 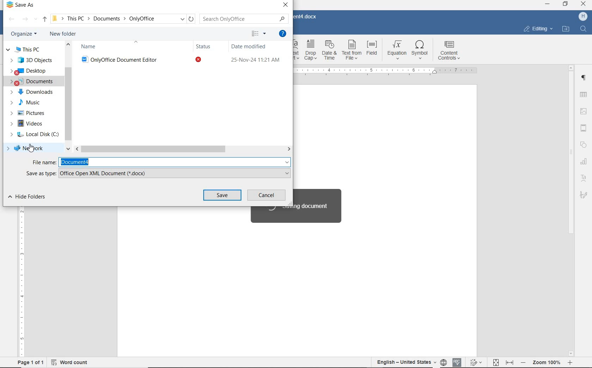 I want to click on shape, so click(x=584, y=146).